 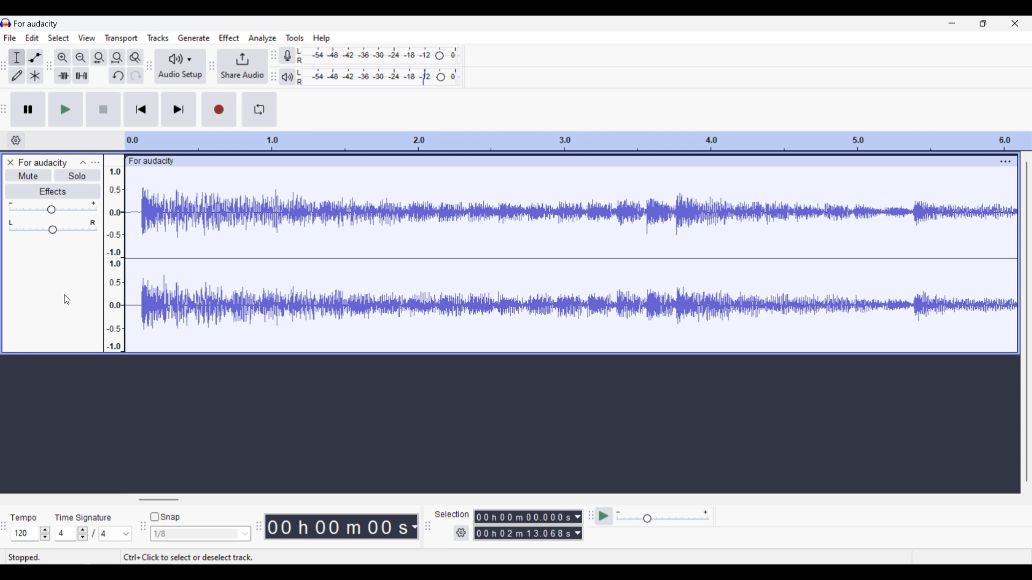 What do you see at coordinates (335, 526) in the screenshot?
I see `00 h 00 m 00 s` at bounding box center [335, 526].